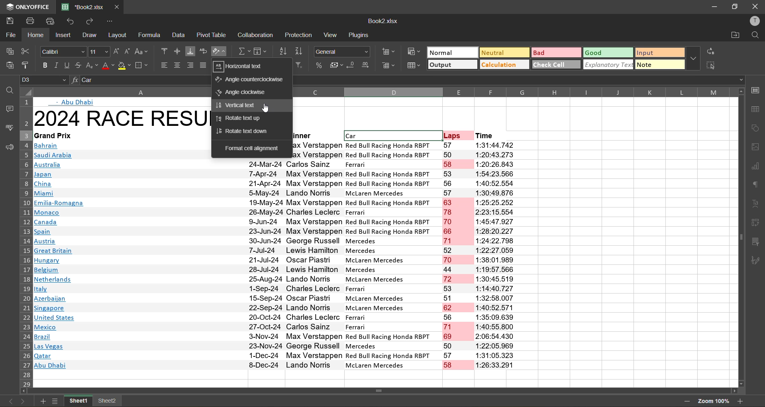 The width and height of the screenshot is (765, 407). What do you see at coordinates (190, 51) in the screenshot?
I see `align bottom` at bounding box center [190, 51].